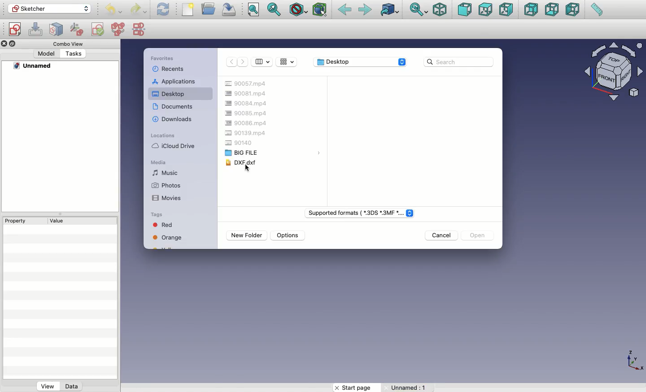 The height and width of the screenshot is (392, 646). I want to click on Go to linked object, so click(391, 10).